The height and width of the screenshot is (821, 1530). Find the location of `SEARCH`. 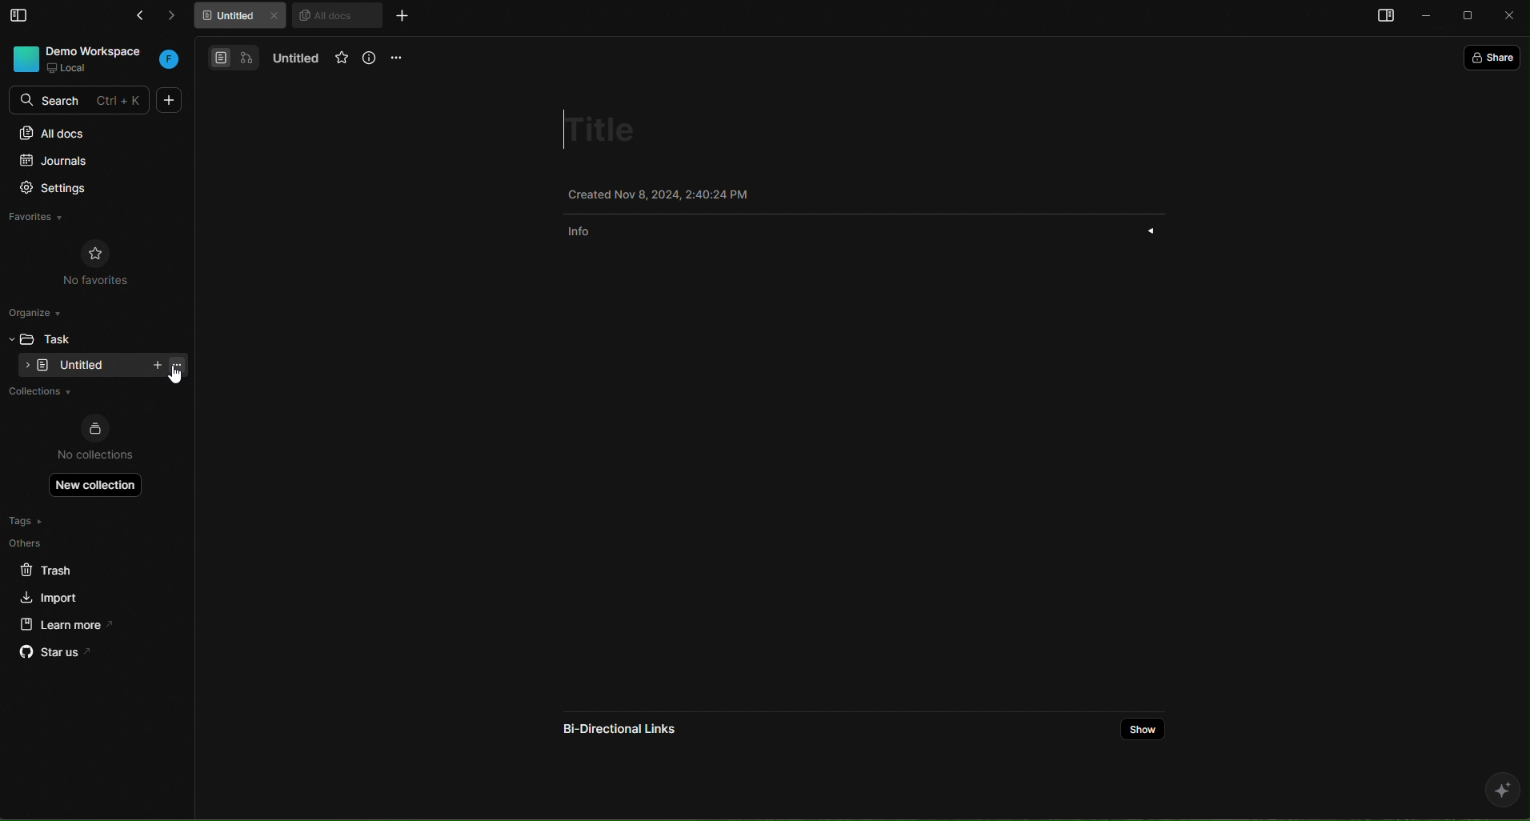

SEARCH is located at coordinates (82, 101).